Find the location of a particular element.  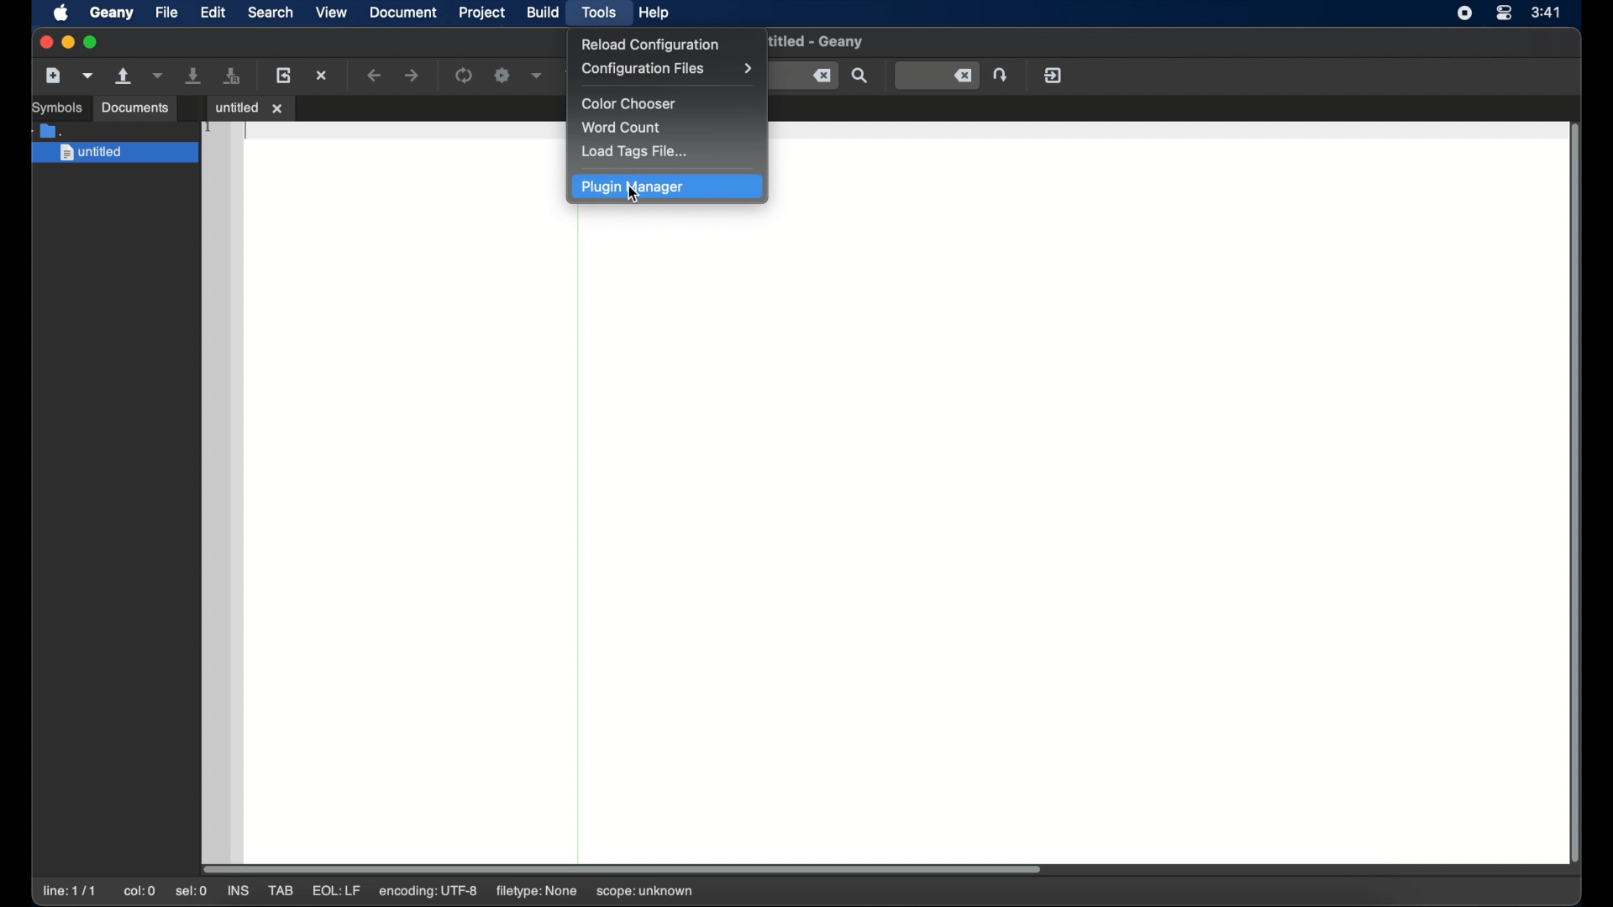

jump to entered line number is located at coordinates (1001, 75).